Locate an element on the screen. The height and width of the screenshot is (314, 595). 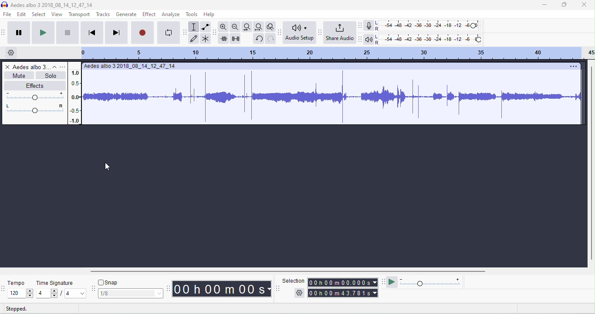
recording level is located at coordinates (432, 26).